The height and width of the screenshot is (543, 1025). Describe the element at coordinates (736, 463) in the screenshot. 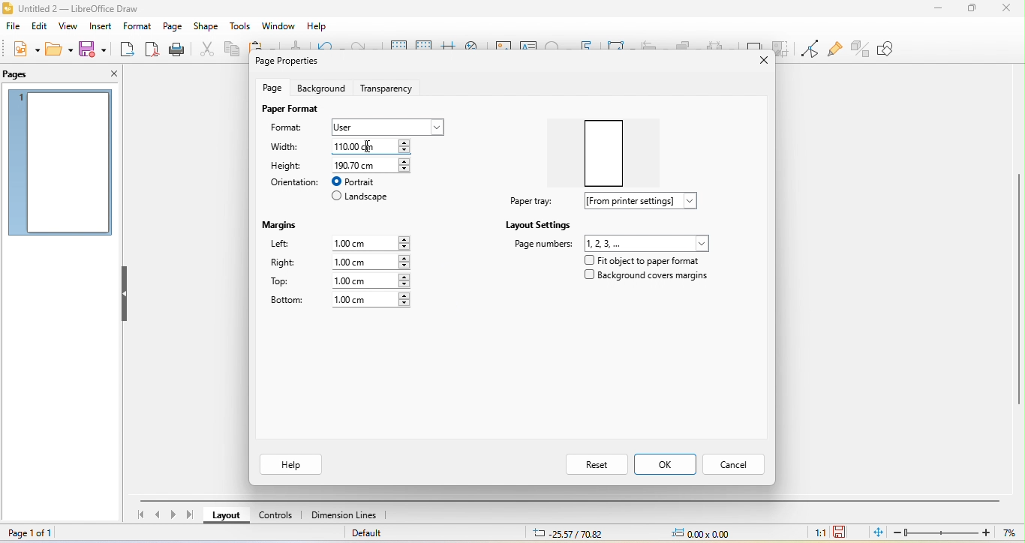

I see `cancel` at that location.